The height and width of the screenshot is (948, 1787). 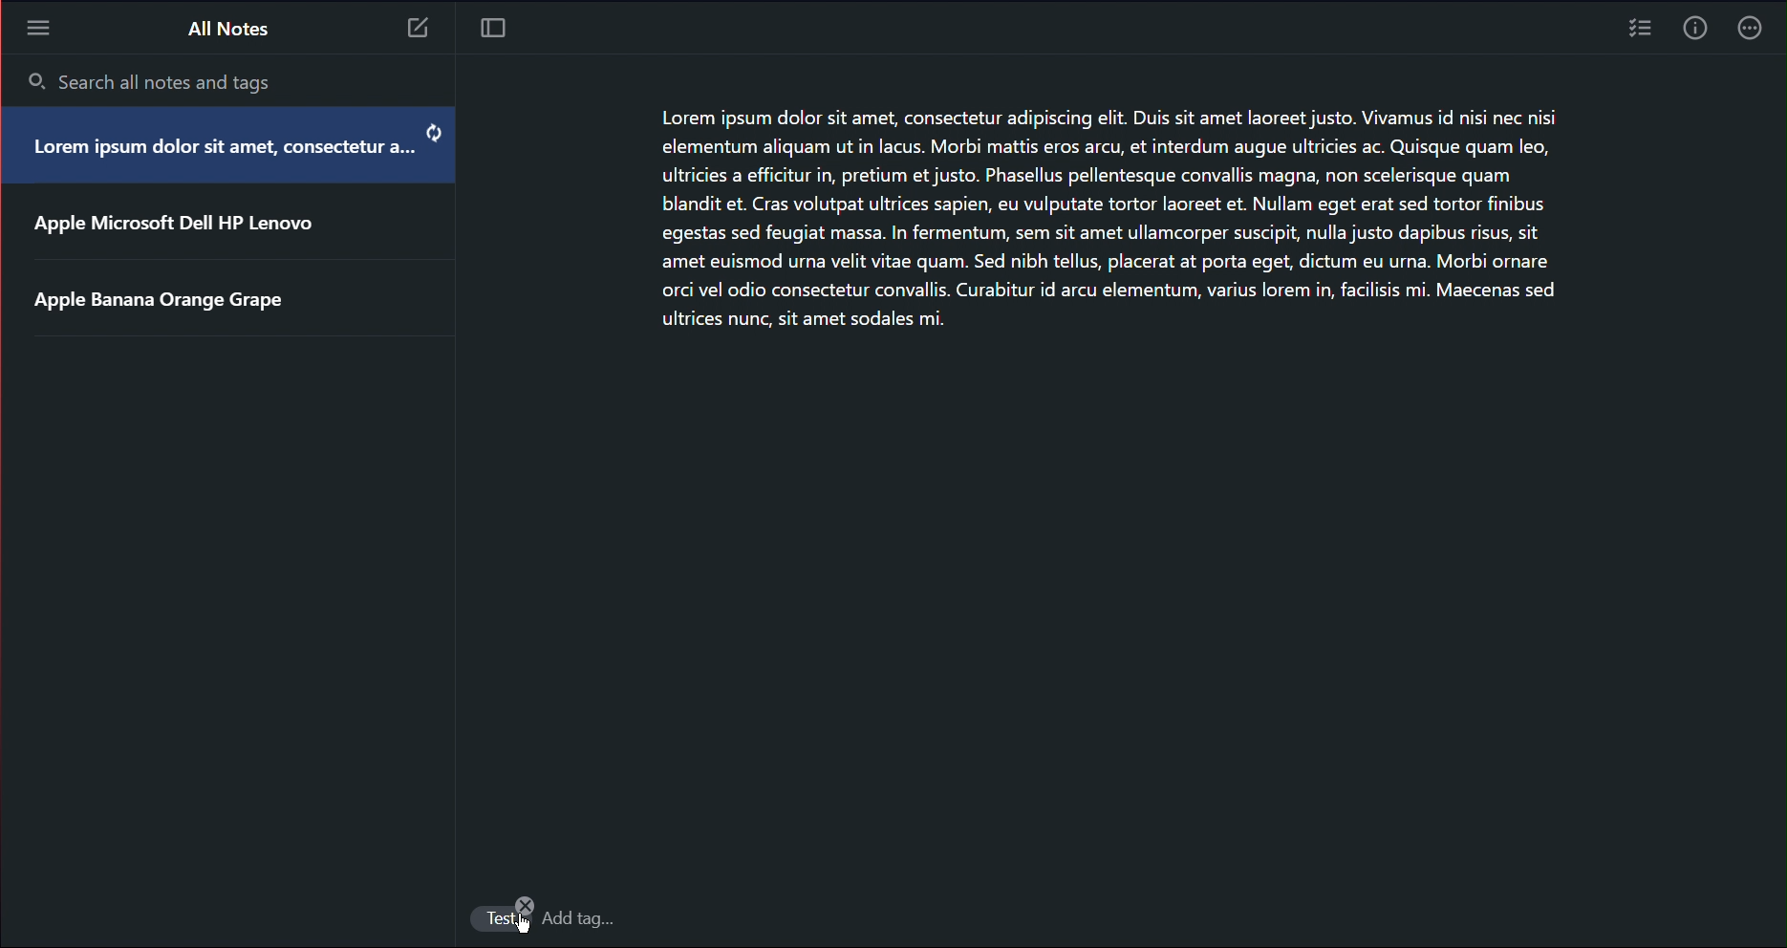 I want to click on Apple Banana Orange Grape, so click(x=163, y=302).